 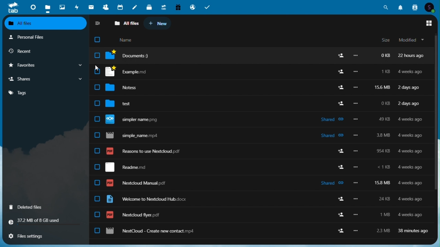 I want to click on more options, so click(x=356, y=103).